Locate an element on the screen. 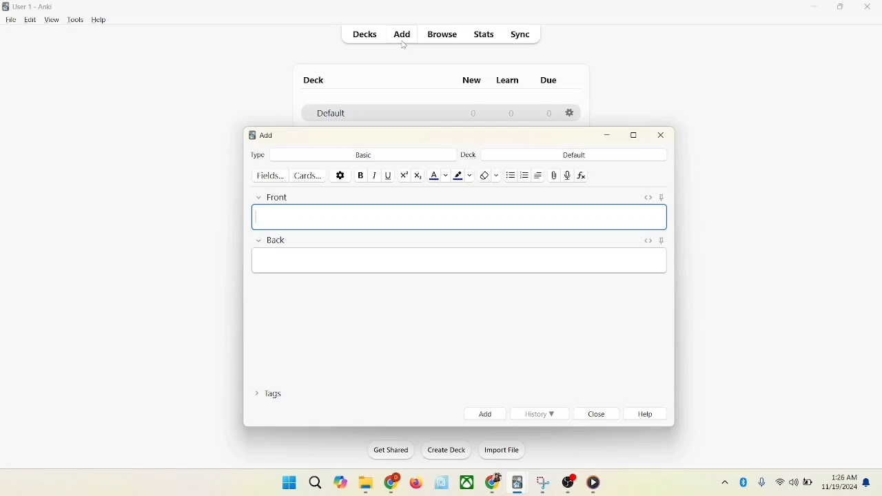 This screenshot has width=882, height=496. logo is located at coordinates (251, 135).